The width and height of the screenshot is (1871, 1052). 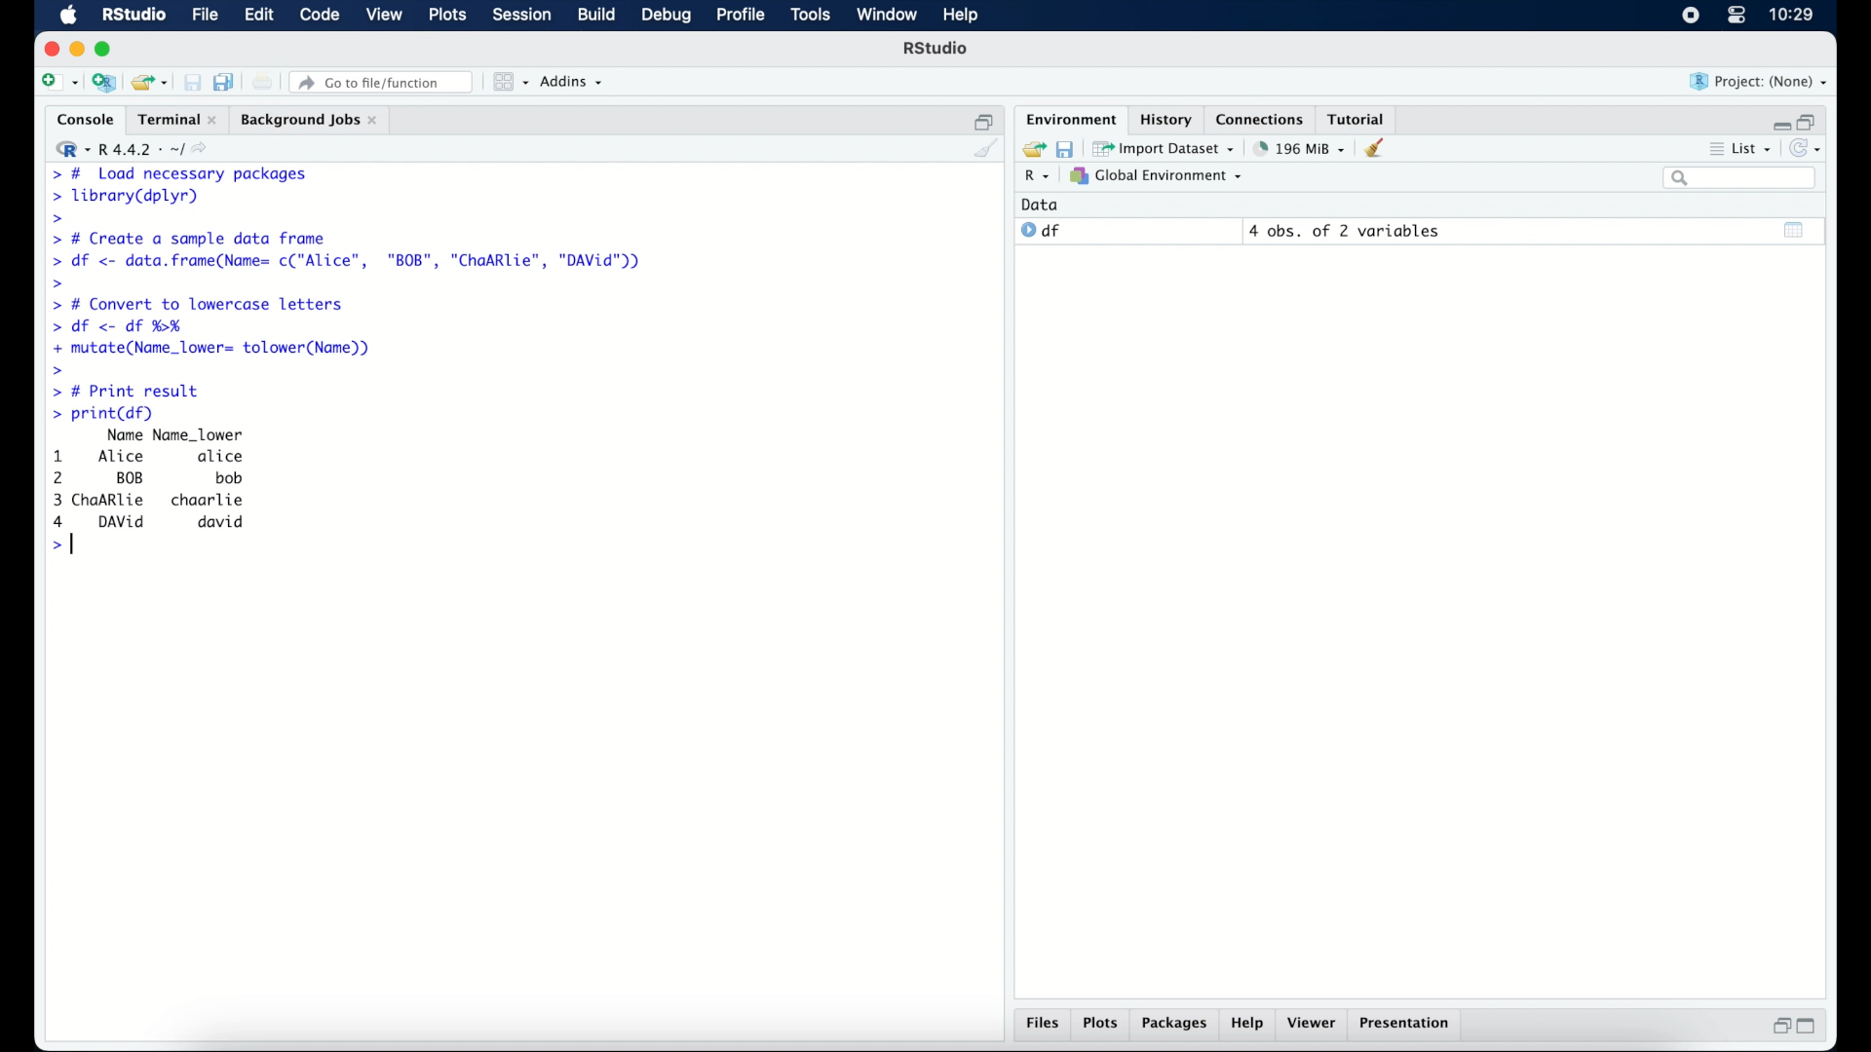 What do you see at coordinates (352, 262) in the screenshot?
I see `> df <- data.frame(Name= c("Alice", "BOB", "ChaARlie", "DAVid"))|` at bounding box center [352, 262].